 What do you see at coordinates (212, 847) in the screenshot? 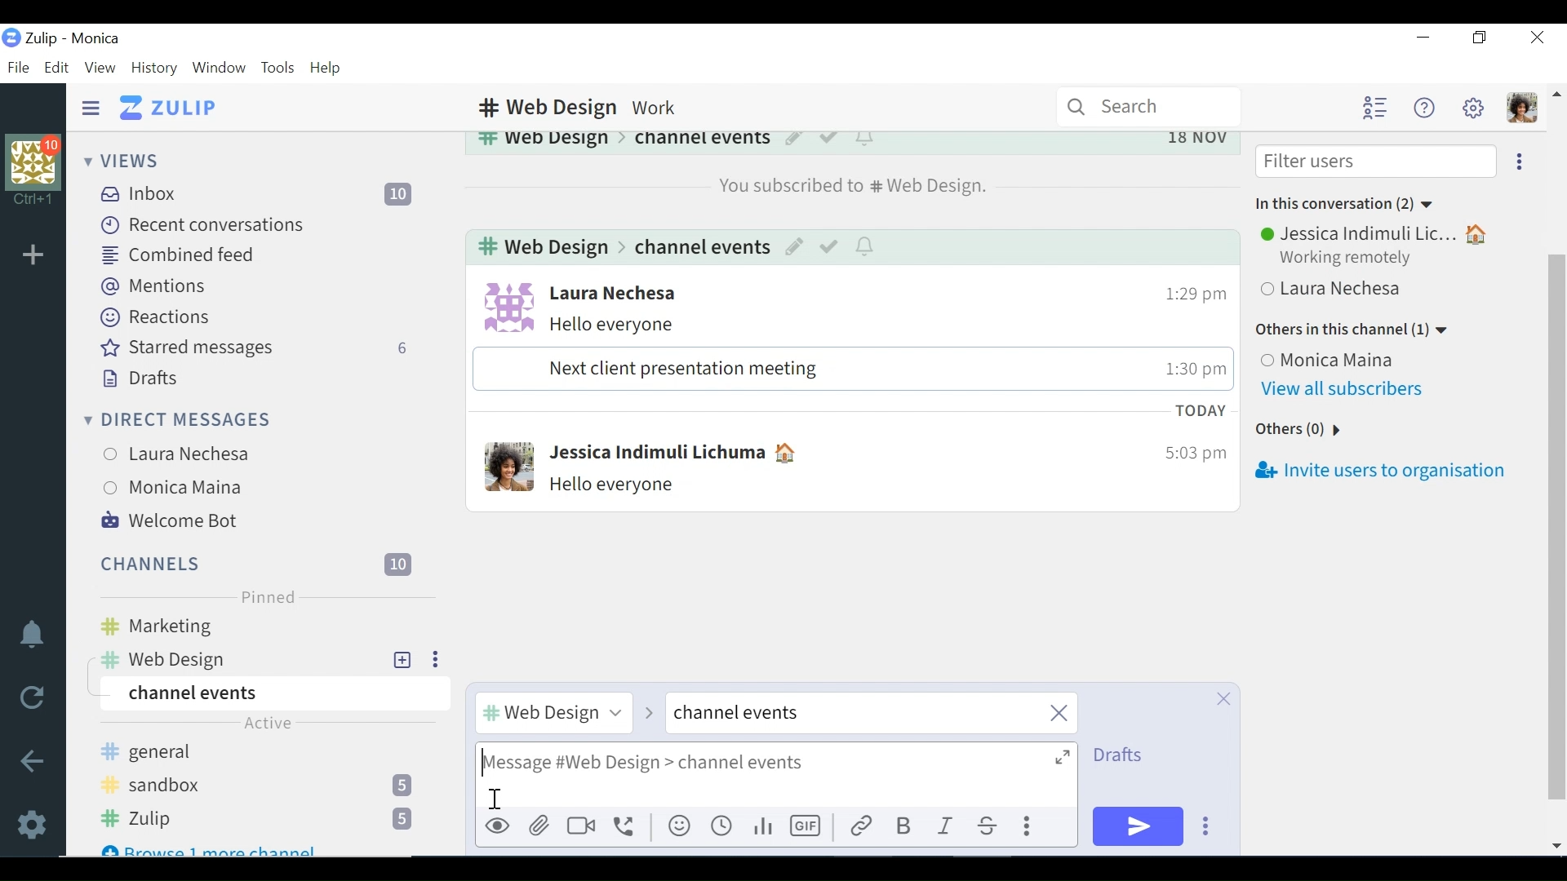
I see `Browse 1 more channel` at bounding box center [212, 847].